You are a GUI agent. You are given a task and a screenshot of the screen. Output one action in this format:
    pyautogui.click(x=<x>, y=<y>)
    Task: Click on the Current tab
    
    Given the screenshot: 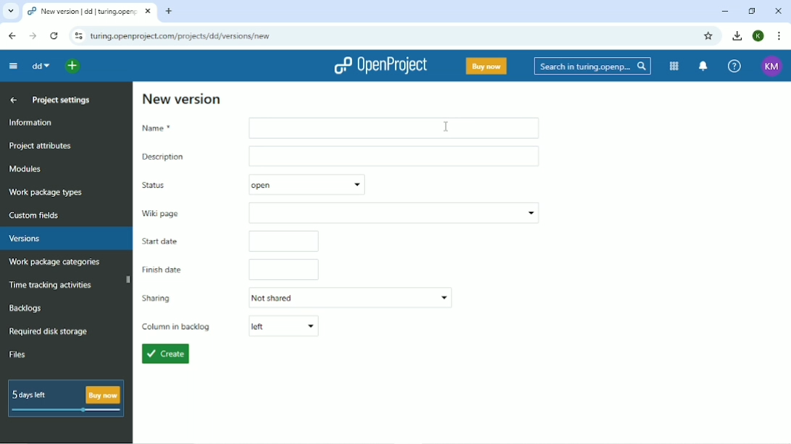 What is the action you would take?
    pyautogui.click(x=90, y=10)
    